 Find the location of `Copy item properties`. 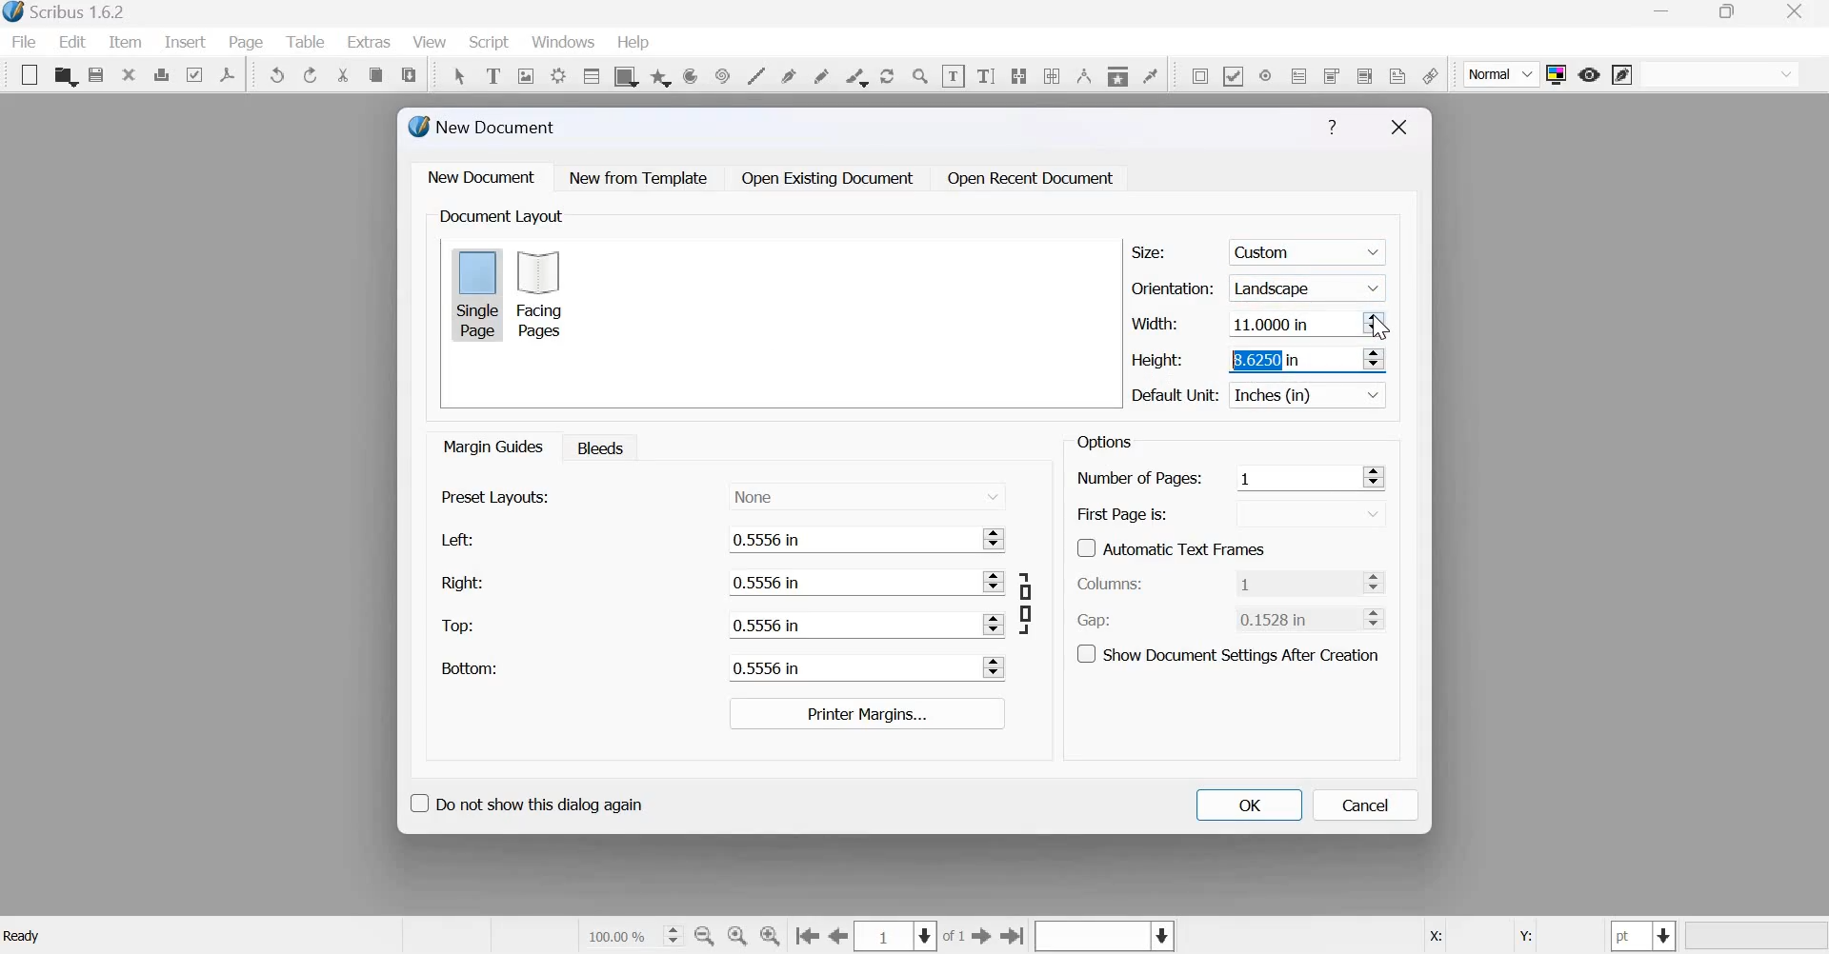

Copy item properties is located at coordinates (1116, 73).